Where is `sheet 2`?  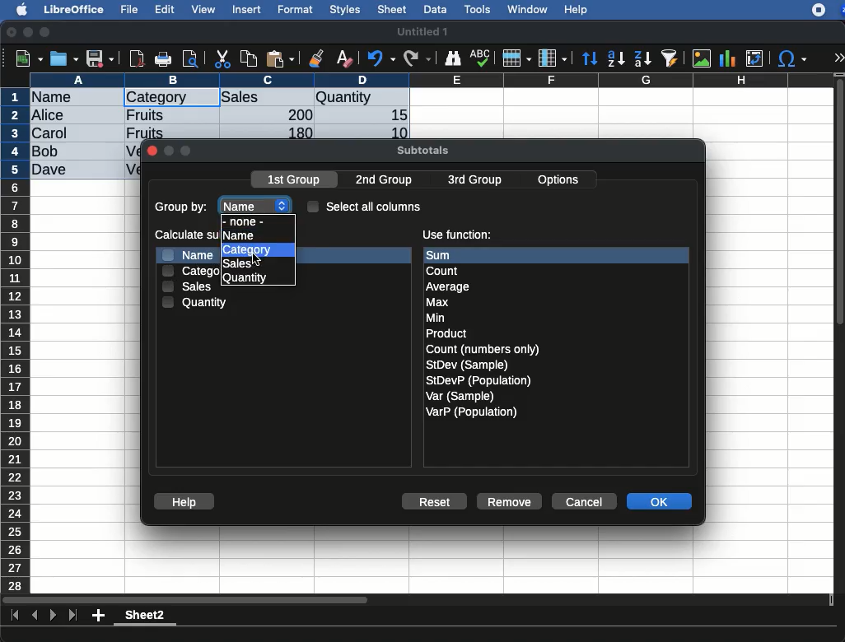 sheet 2 is located at coordinates (145, 617).